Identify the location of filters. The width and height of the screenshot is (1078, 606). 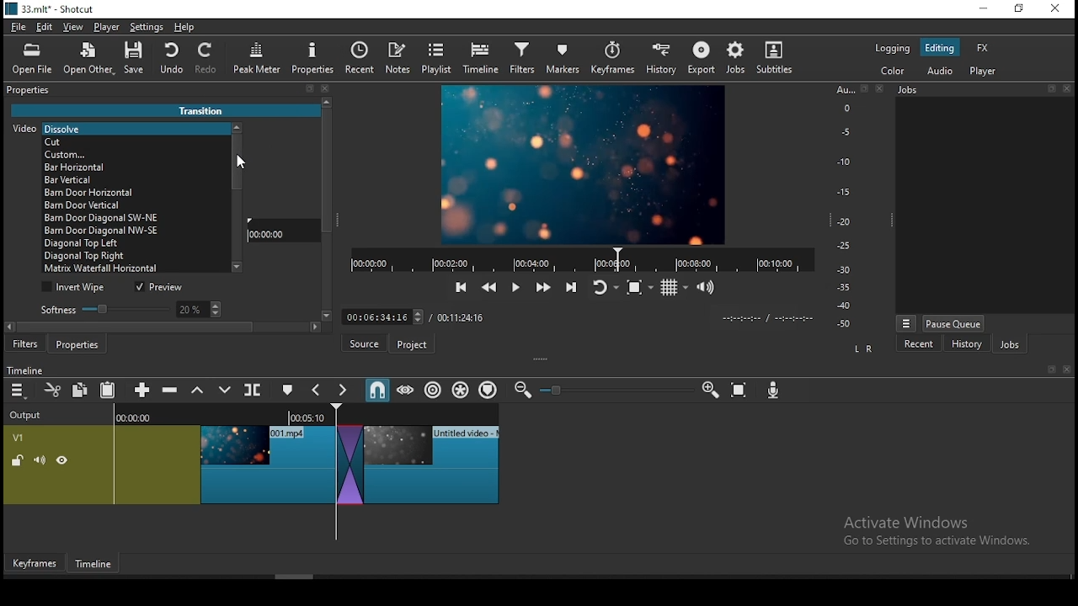
(26, 345).